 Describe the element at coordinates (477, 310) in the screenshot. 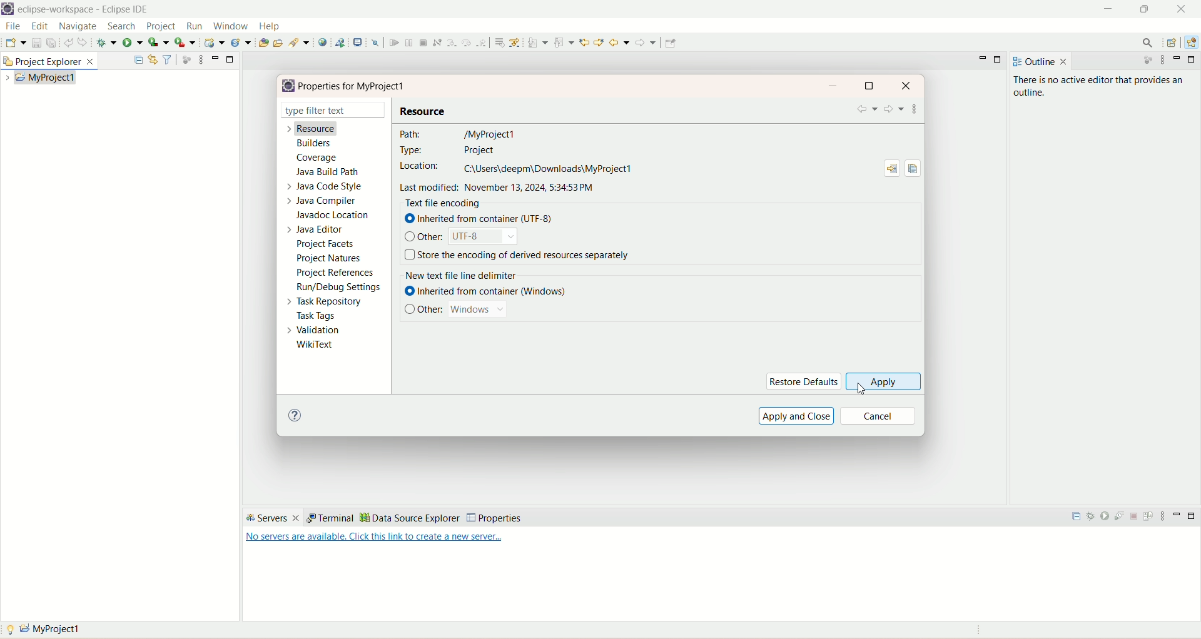

I see `windows` at that location.